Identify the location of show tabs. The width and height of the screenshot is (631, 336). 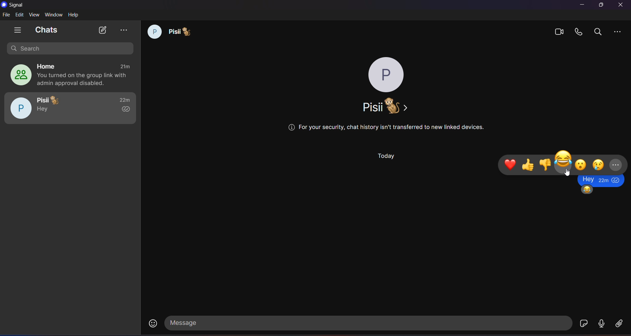
(18, 31).